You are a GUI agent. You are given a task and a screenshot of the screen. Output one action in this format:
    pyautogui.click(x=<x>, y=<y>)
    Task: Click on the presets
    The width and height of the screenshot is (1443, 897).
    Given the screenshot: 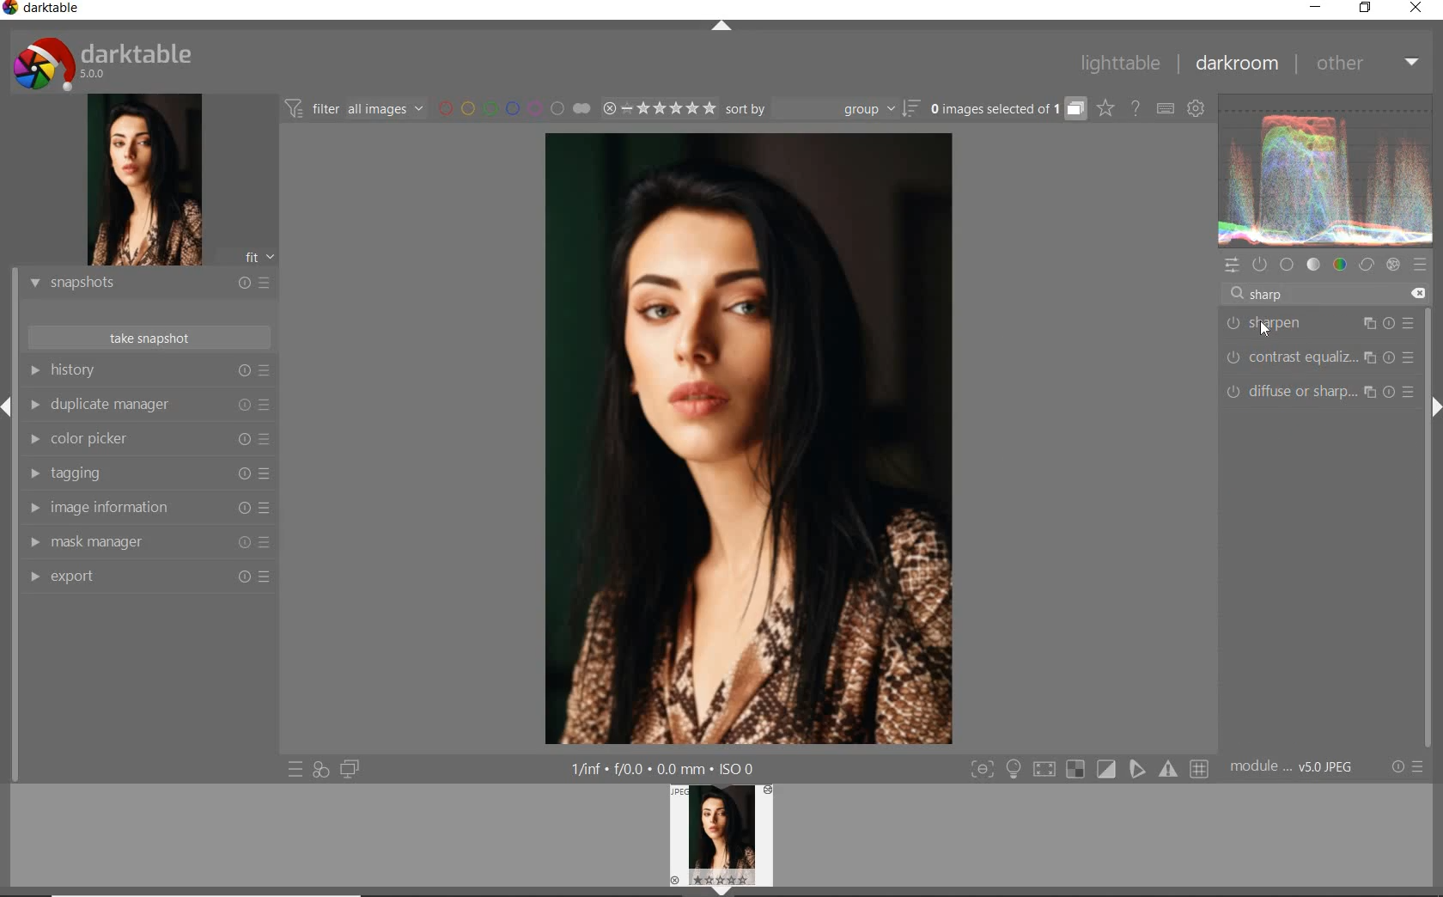 What is the action you would take?
    pyautogui.click(x=1422, y=266)
    